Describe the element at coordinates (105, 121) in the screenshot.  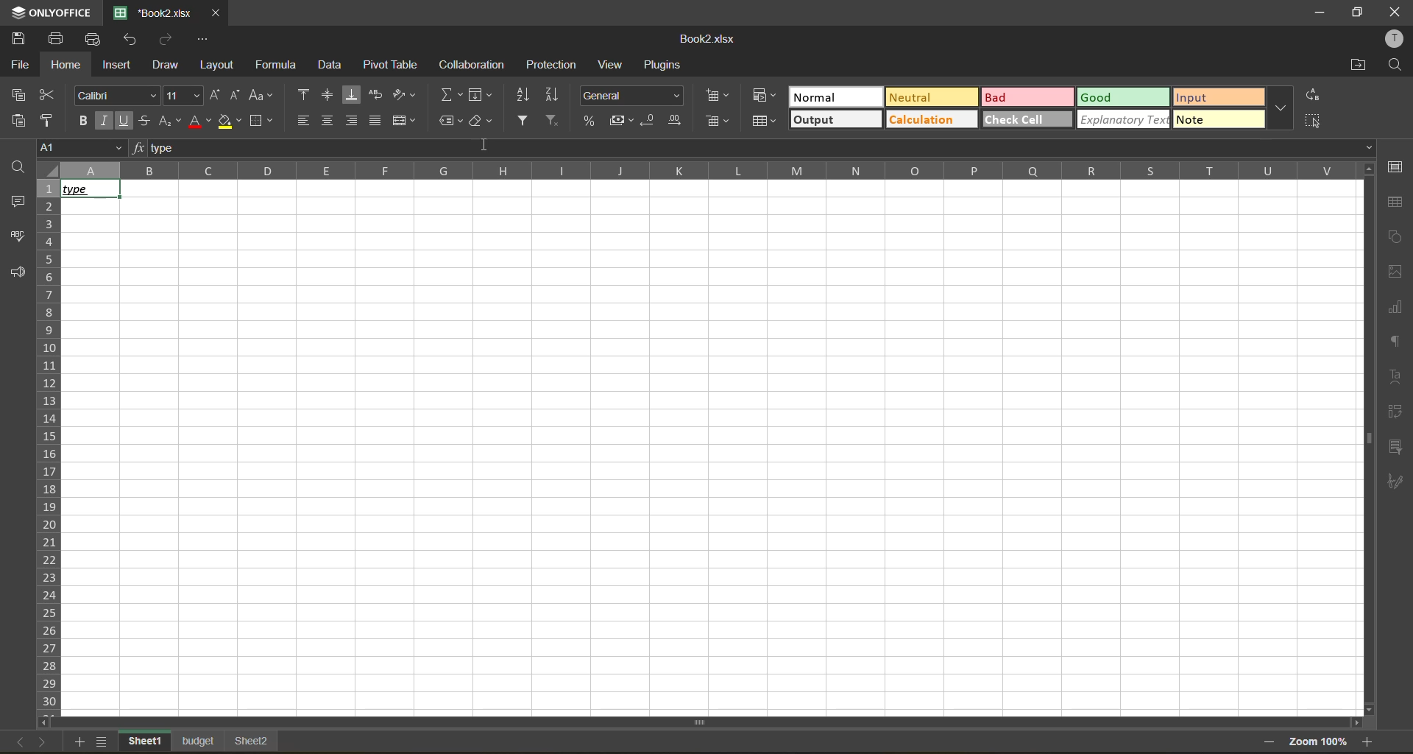
I see `italic` at that location.